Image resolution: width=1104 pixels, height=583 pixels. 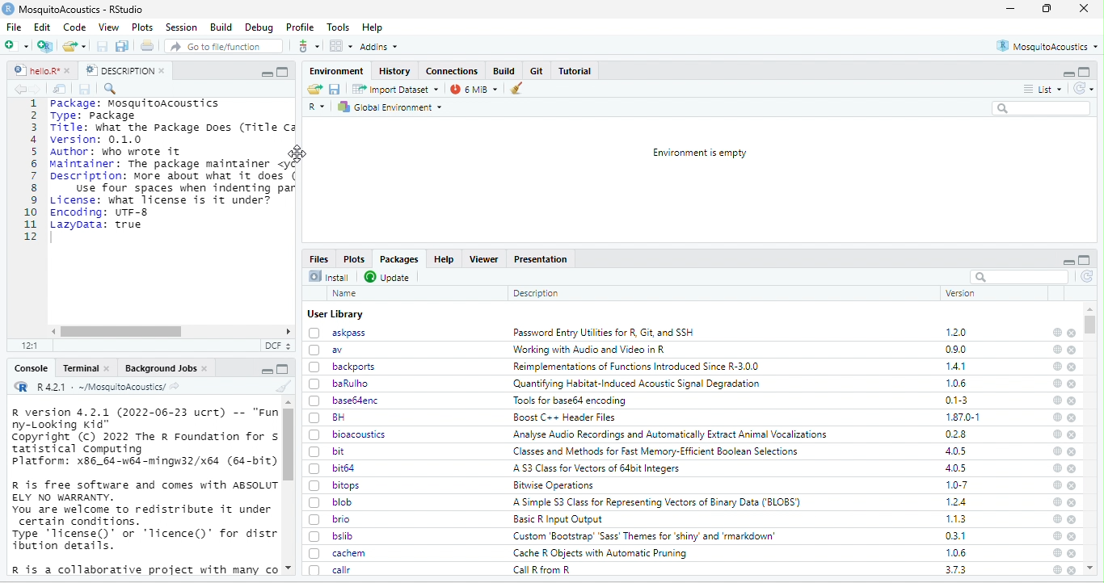 I want to click on Description, so click(x=536, y=293).